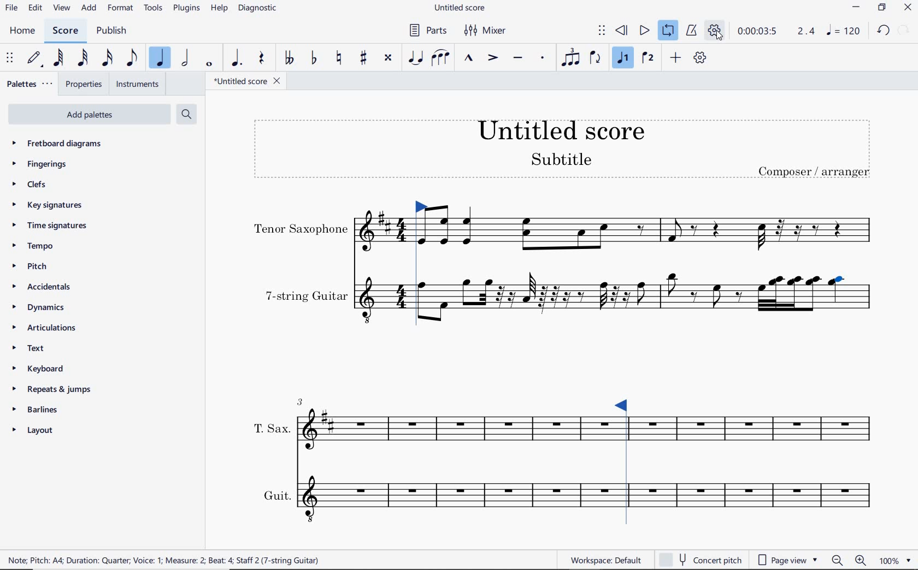 This screenshot has width=918, height=570. What do you see at coordinates (420, 497) in the screenshot?
I see `INSTRUMENT: GUIT` at bounding box center [420, 497].